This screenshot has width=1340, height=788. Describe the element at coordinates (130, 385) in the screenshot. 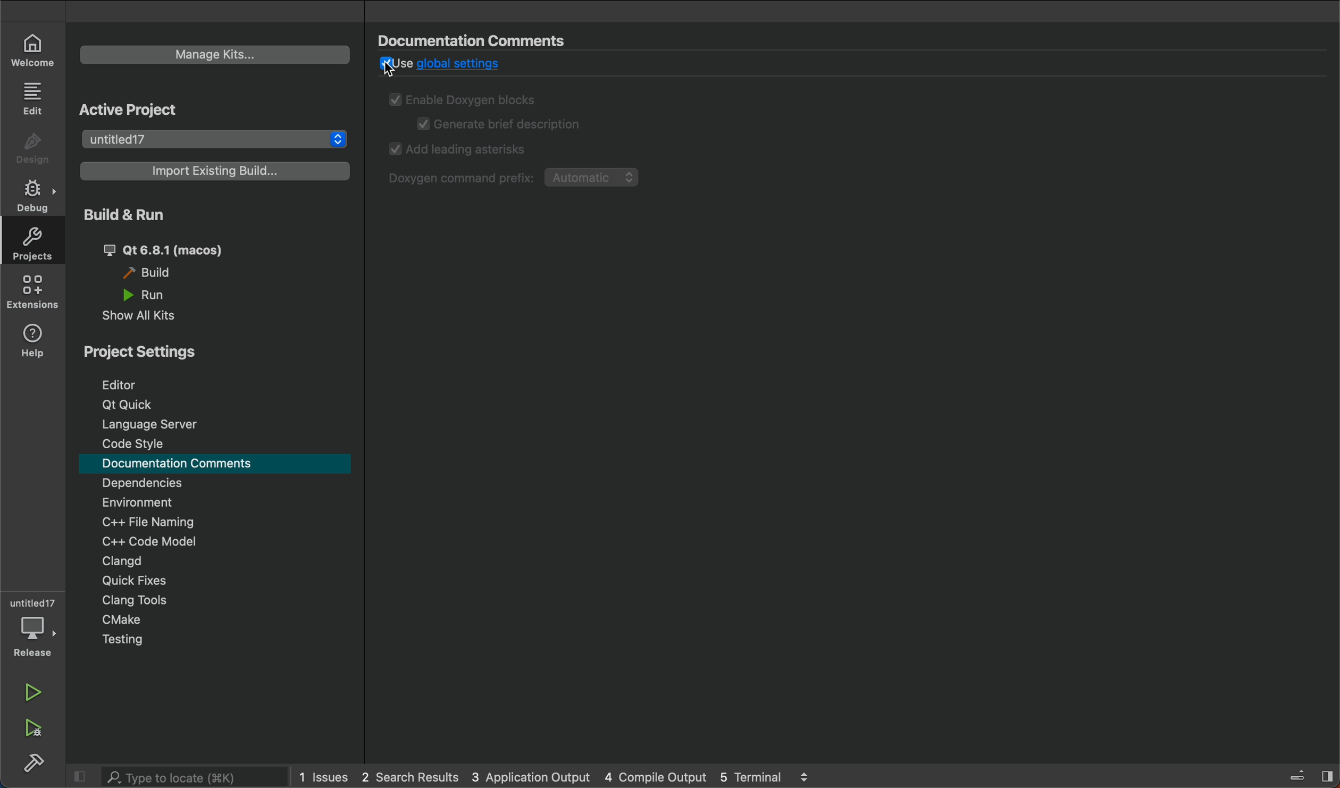

I see `editor` at that location.